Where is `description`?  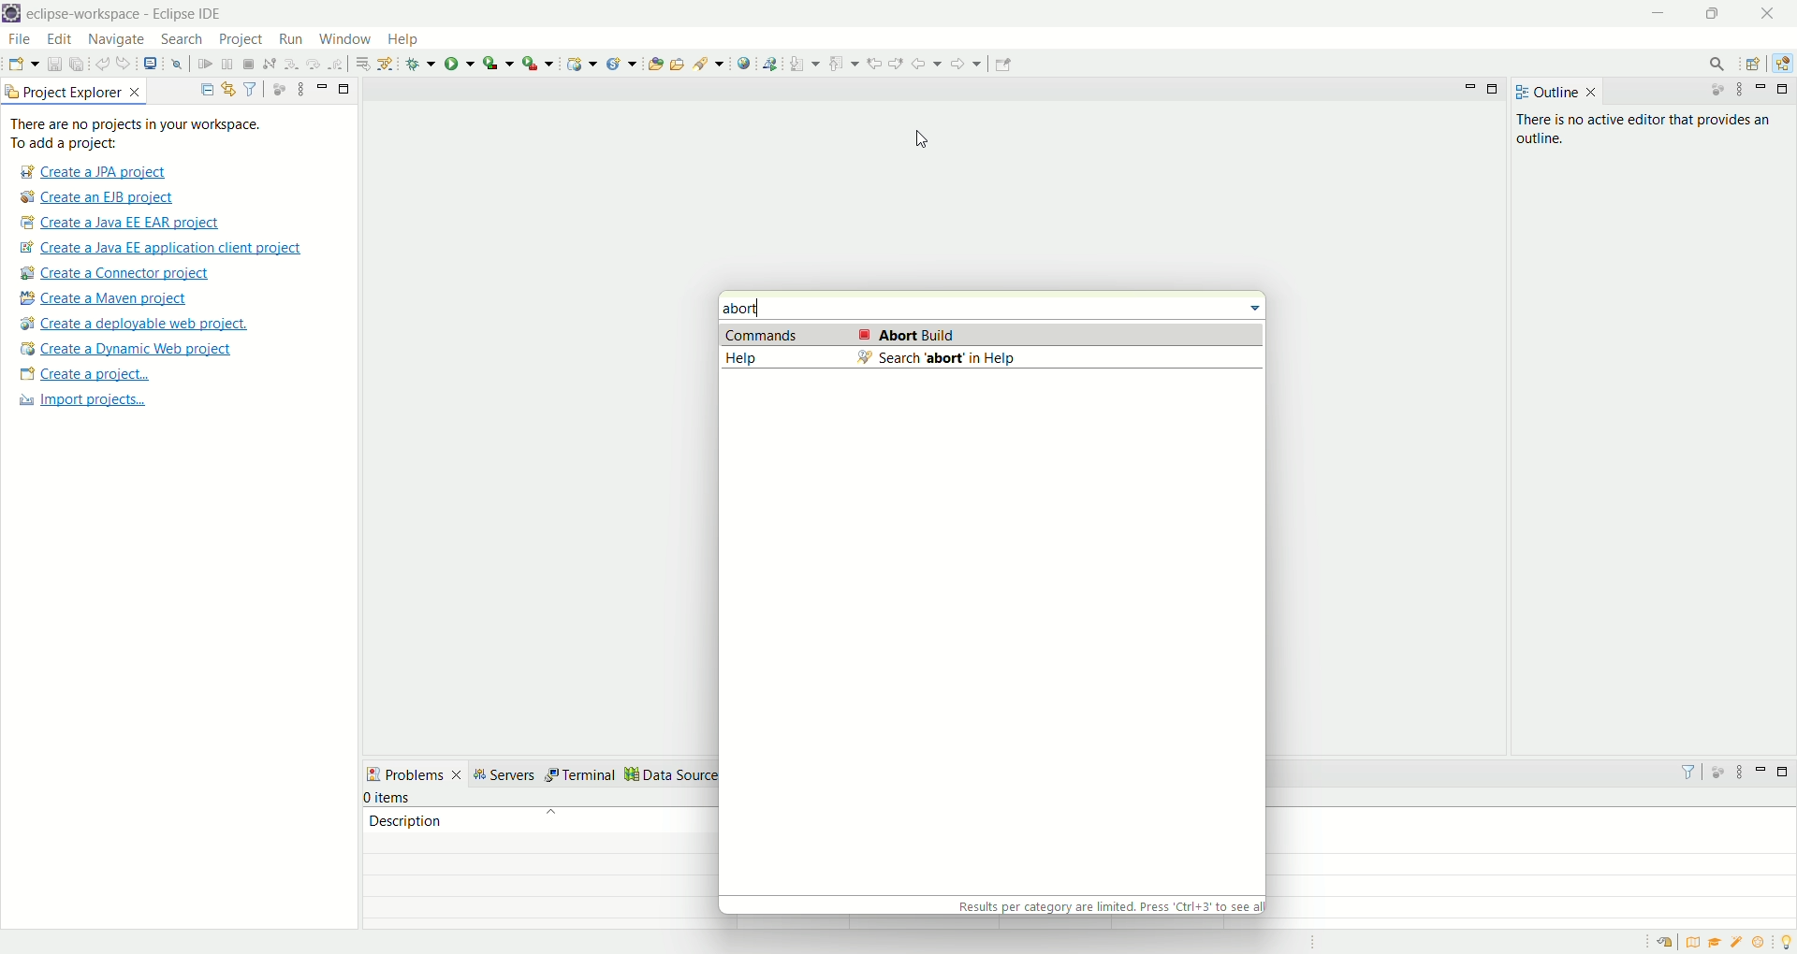
description is located at coordinates (551, 819).